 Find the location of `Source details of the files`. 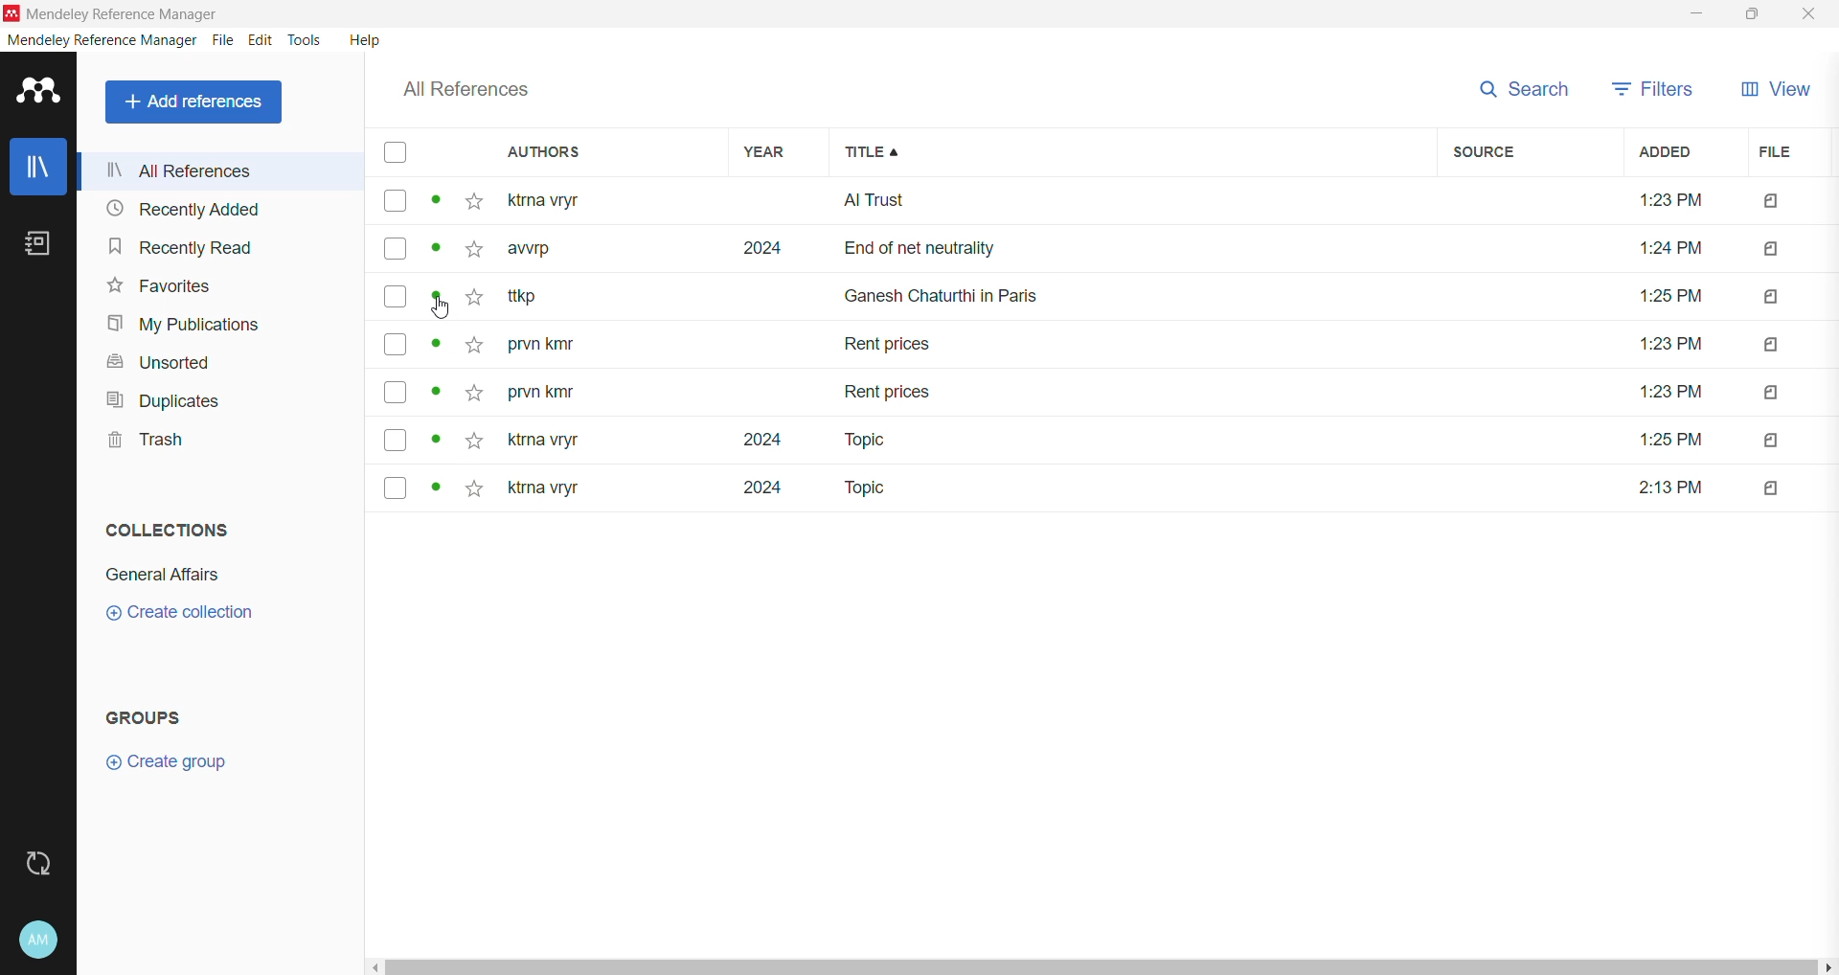

Source details of the files is located at coordinates (1535, 345).